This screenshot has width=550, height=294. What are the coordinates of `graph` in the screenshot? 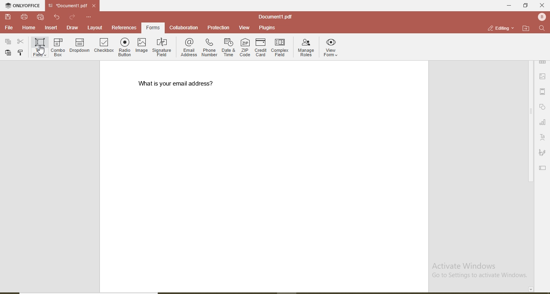 It's located at (542, 123).